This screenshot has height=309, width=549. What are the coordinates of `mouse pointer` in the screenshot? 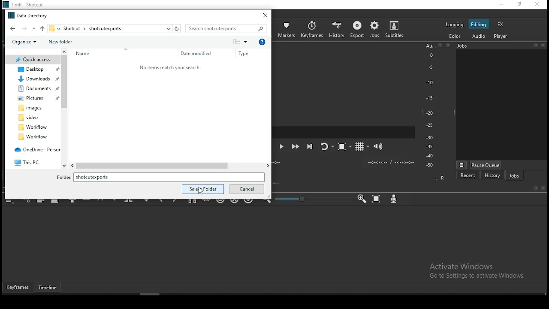 It's located at (199, 189).